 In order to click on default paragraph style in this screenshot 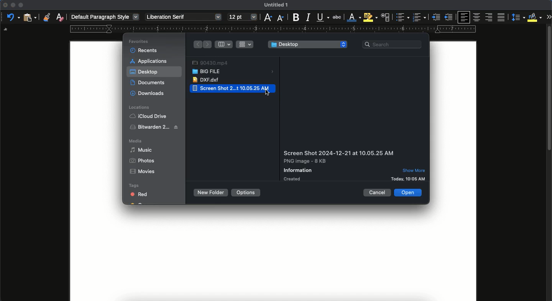, I will do `click(105, 16)`.